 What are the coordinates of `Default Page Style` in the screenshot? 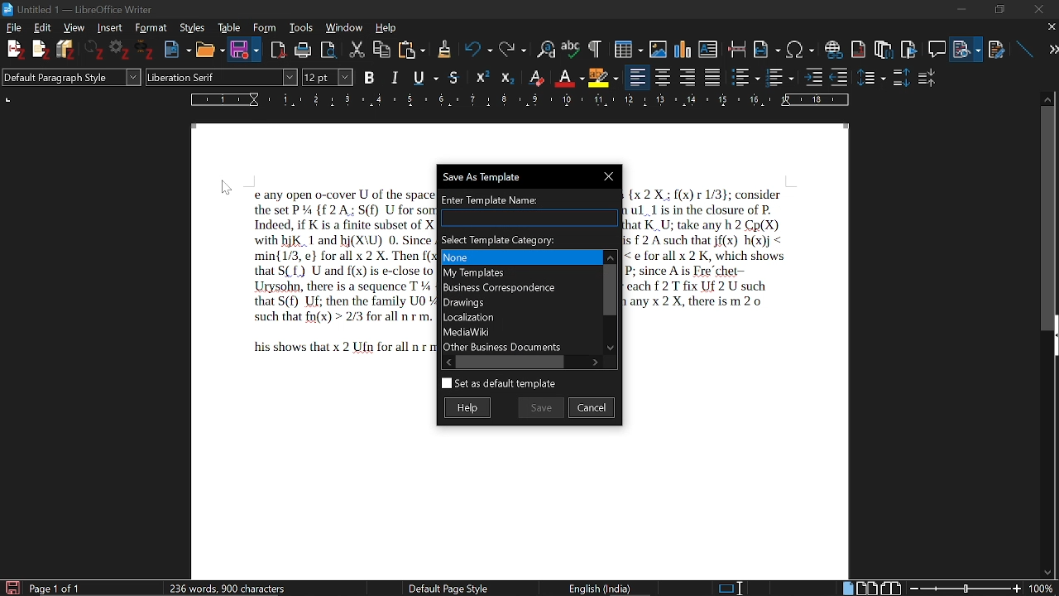 It's located at (448, 588).